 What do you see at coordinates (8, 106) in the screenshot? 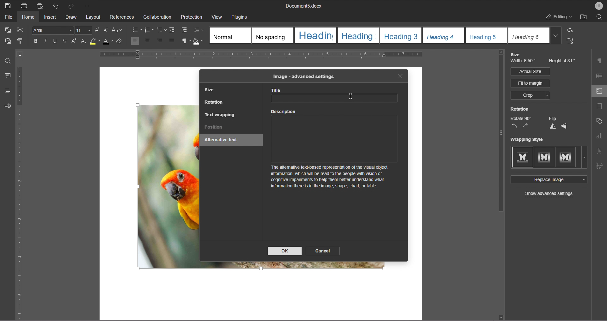
I see `Feedback and Support` at bounding box center [8, 106].